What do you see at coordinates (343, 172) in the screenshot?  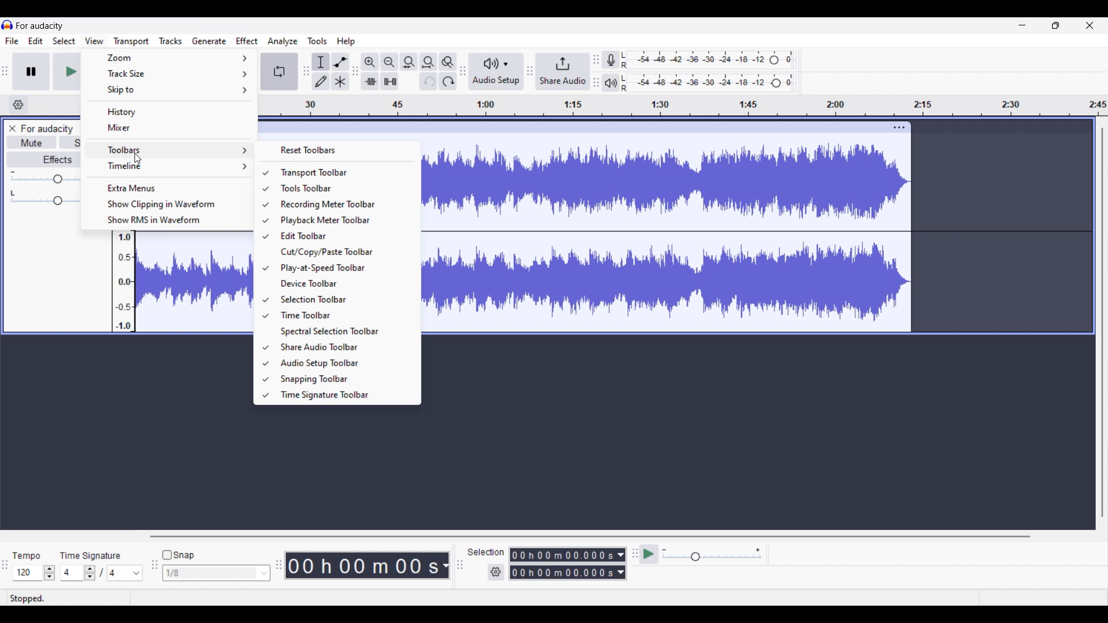 I see `Transport toolbar` at bounding box center [343, 172].